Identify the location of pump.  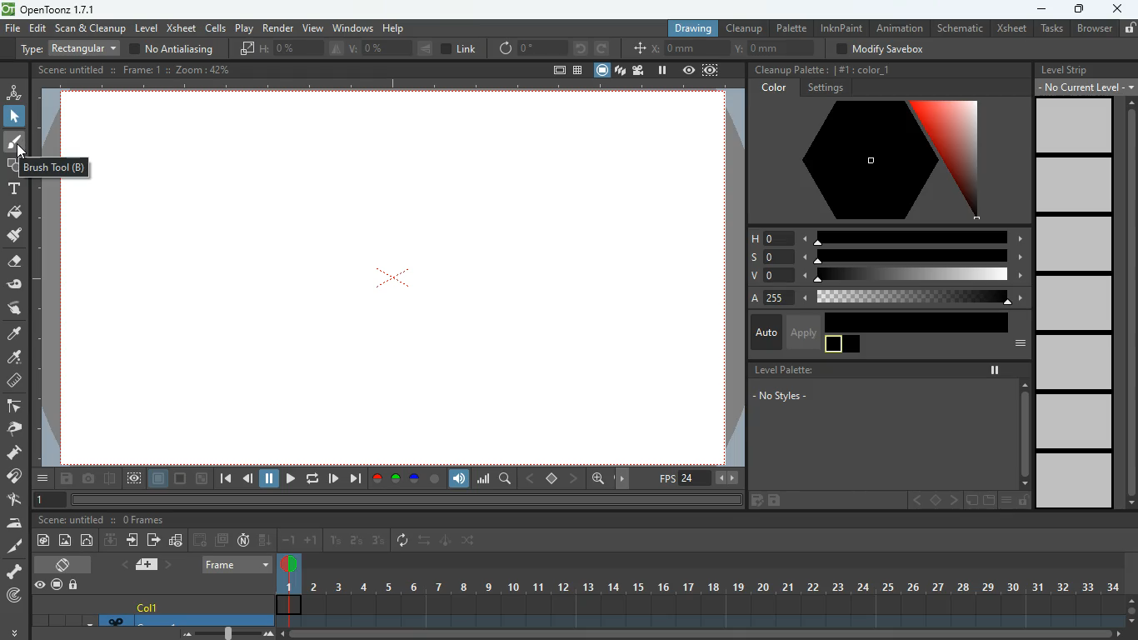
(14, 453).